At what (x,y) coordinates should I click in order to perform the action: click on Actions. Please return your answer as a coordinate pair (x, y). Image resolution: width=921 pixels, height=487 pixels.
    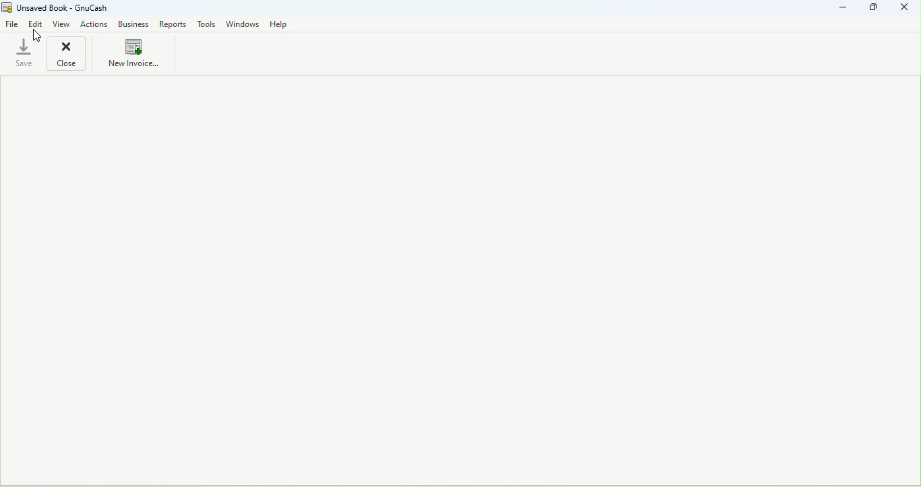
    Looking at the image, I should click on (94, 25).